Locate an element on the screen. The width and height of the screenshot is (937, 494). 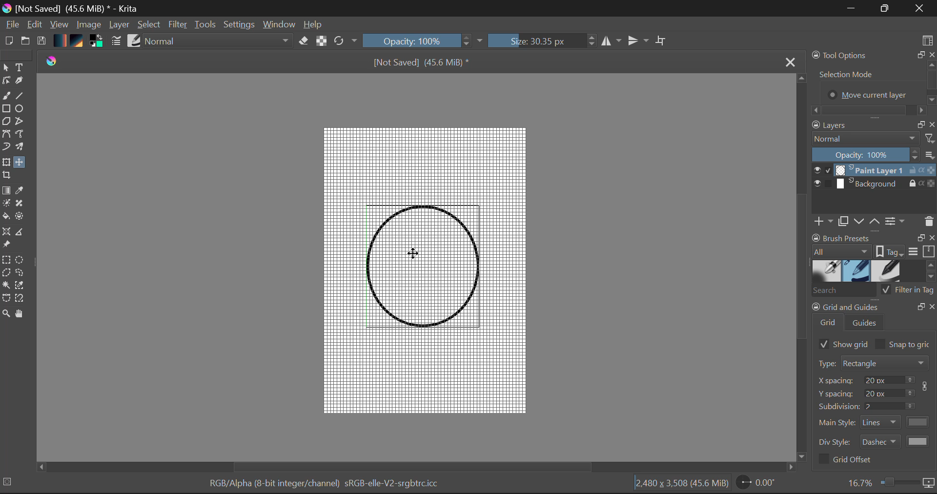
Dynamic Paintbrush is located at coordinates (6, 147).